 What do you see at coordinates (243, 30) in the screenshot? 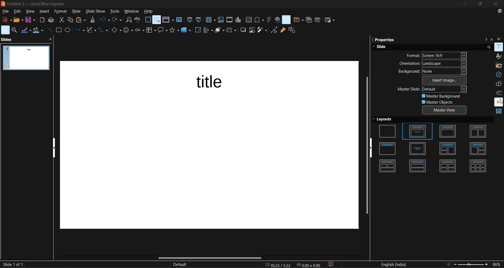
I see `shadow` at bounding box center [243, 30].